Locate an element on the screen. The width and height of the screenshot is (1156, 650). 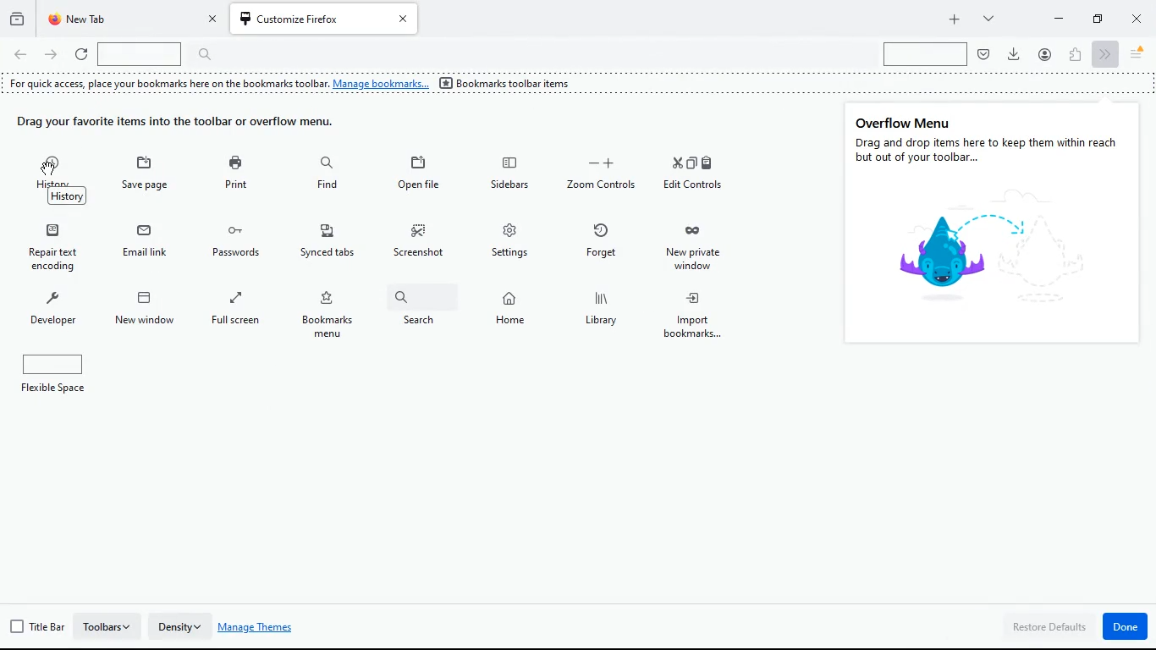
tab is located at coordinates (132, 19).